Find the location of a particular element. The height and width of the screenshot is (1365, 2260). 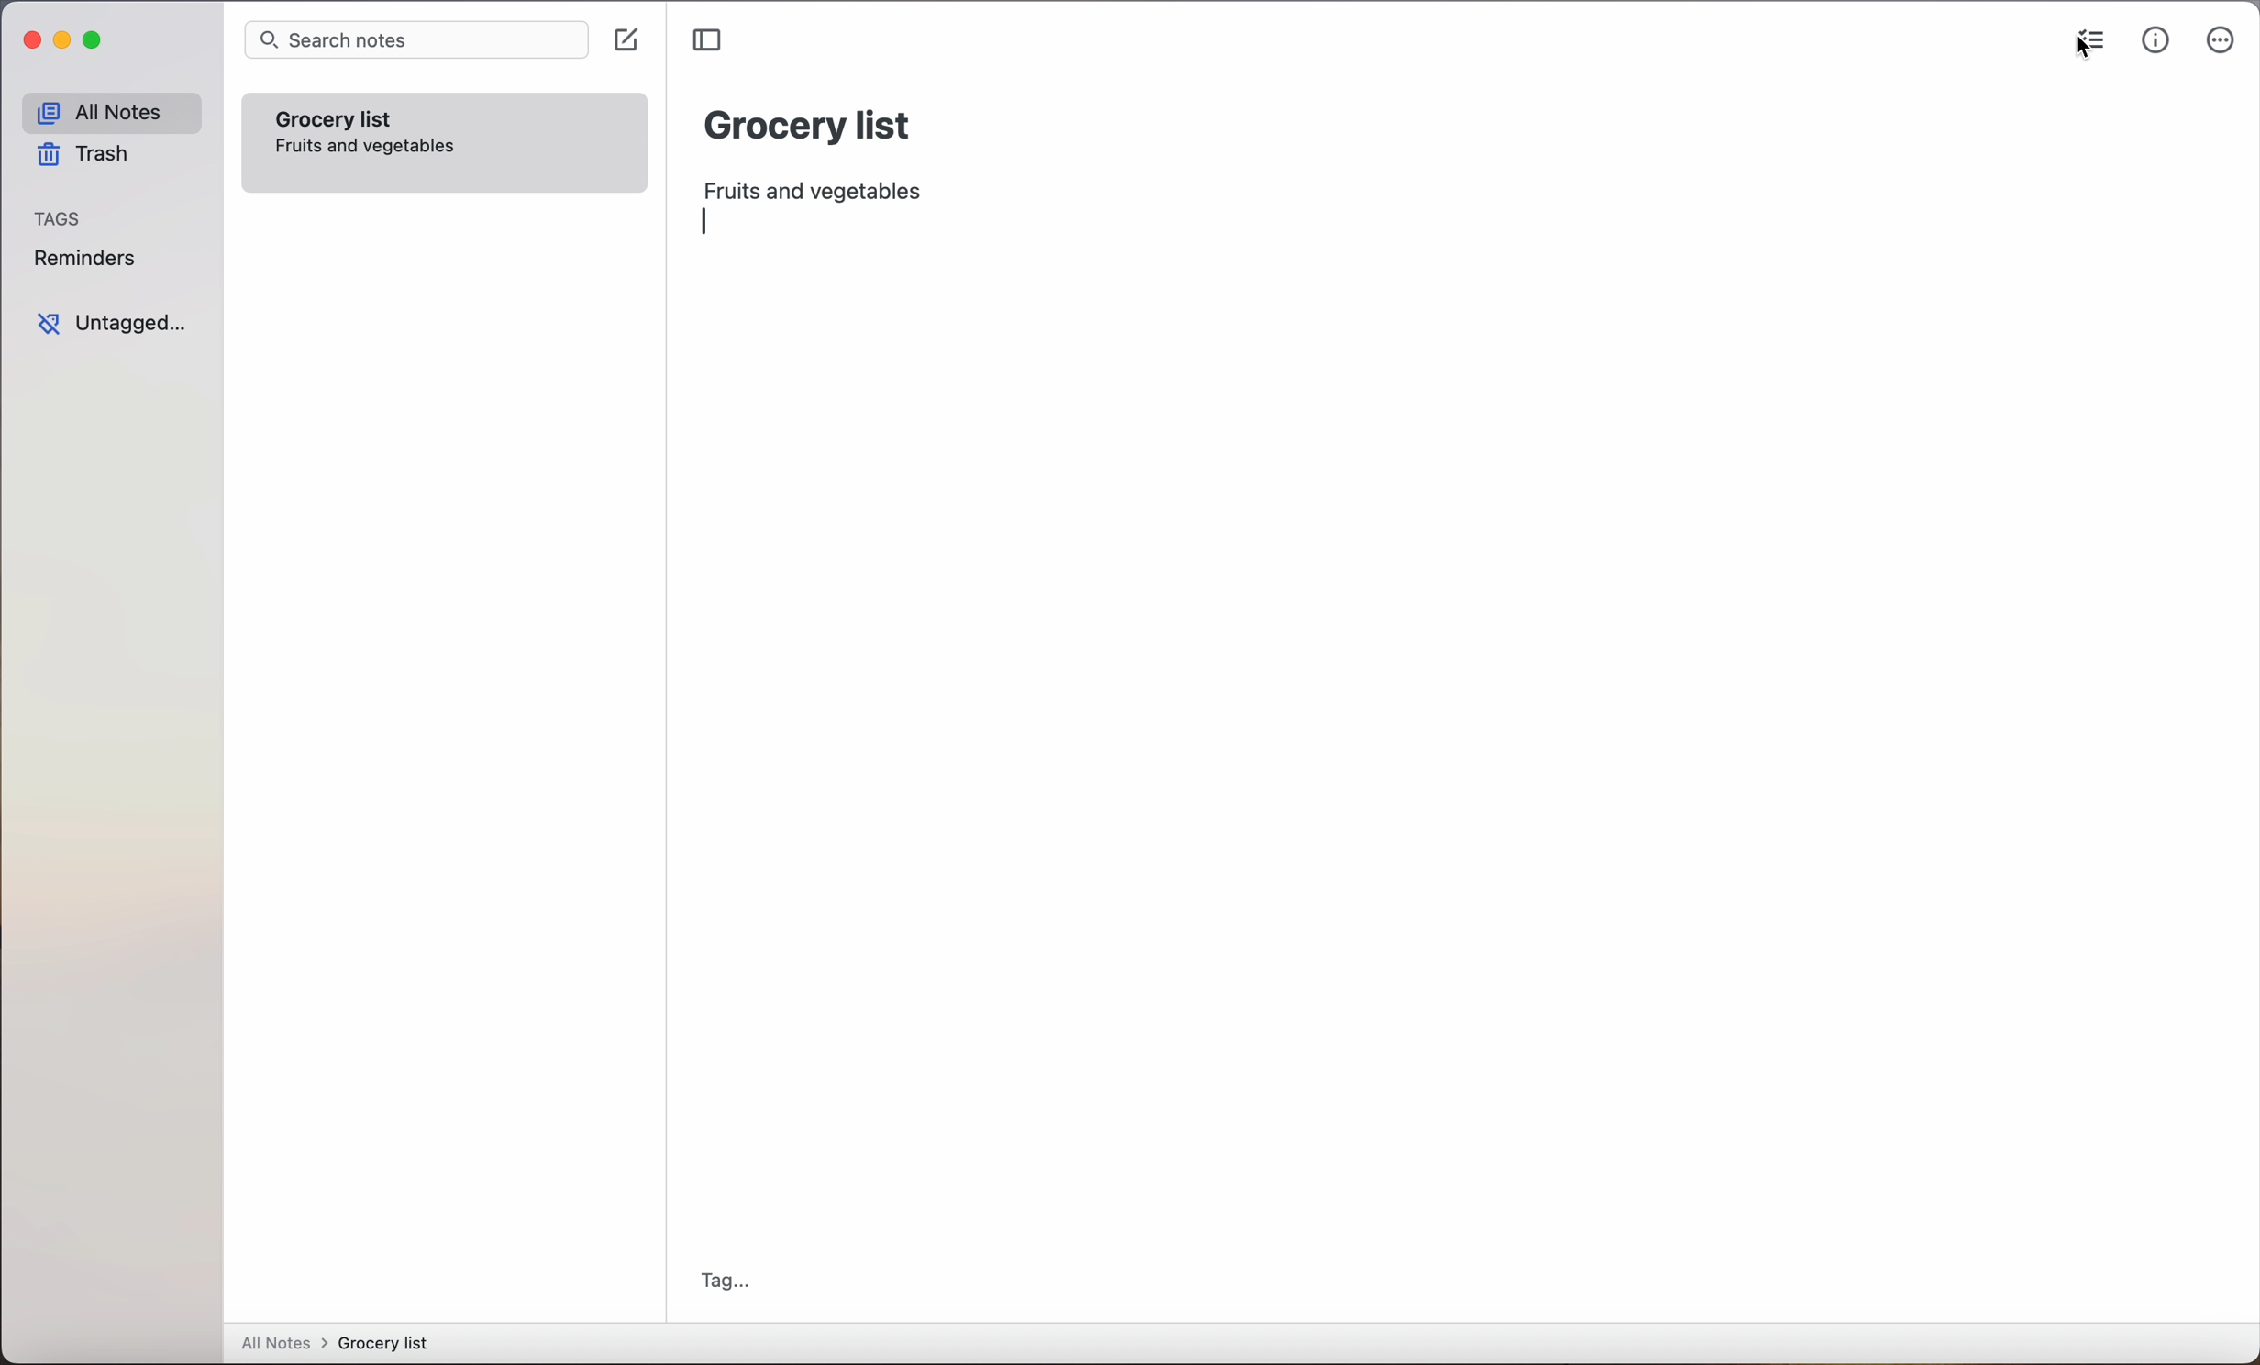

grocery list is located at coordinates (809, 122).